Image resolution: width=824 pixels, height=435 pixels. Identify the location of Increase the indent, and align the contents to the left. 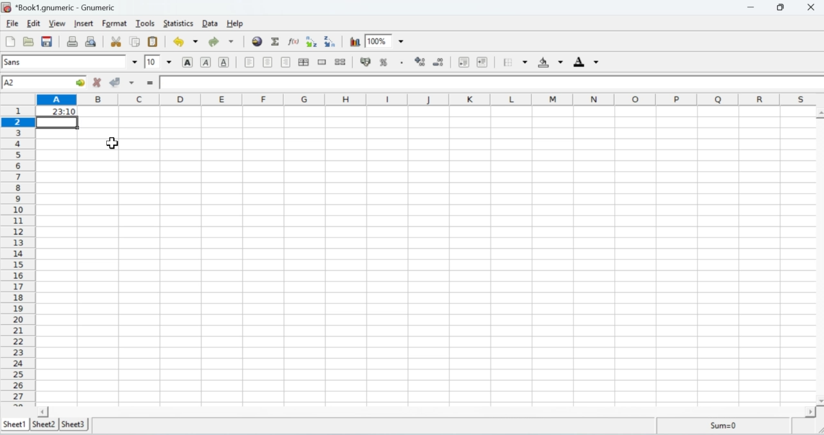
(483, 62).